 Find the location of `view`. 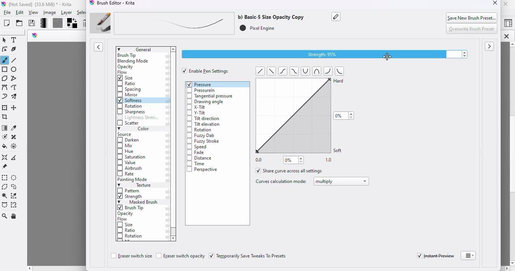

view is located at coordinates (34, 13).